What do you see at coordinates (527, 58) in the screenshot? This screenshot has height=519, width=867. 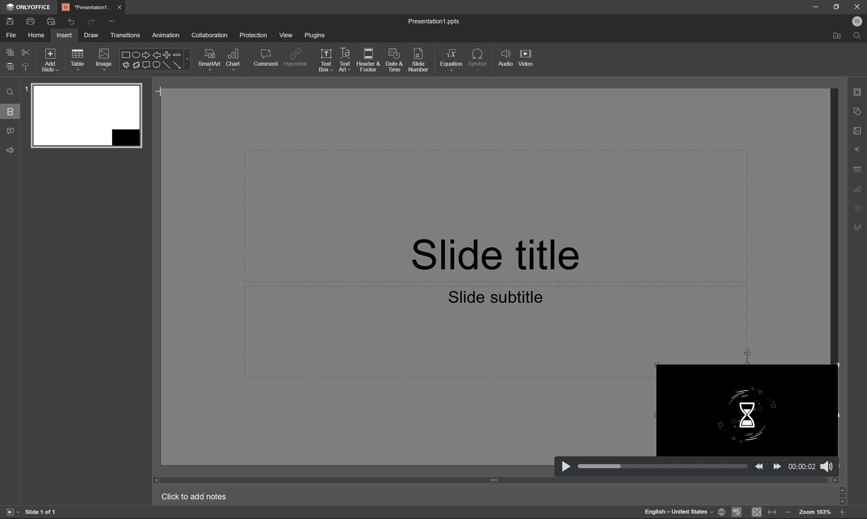 I see `video` at bounding box center [527, 58].